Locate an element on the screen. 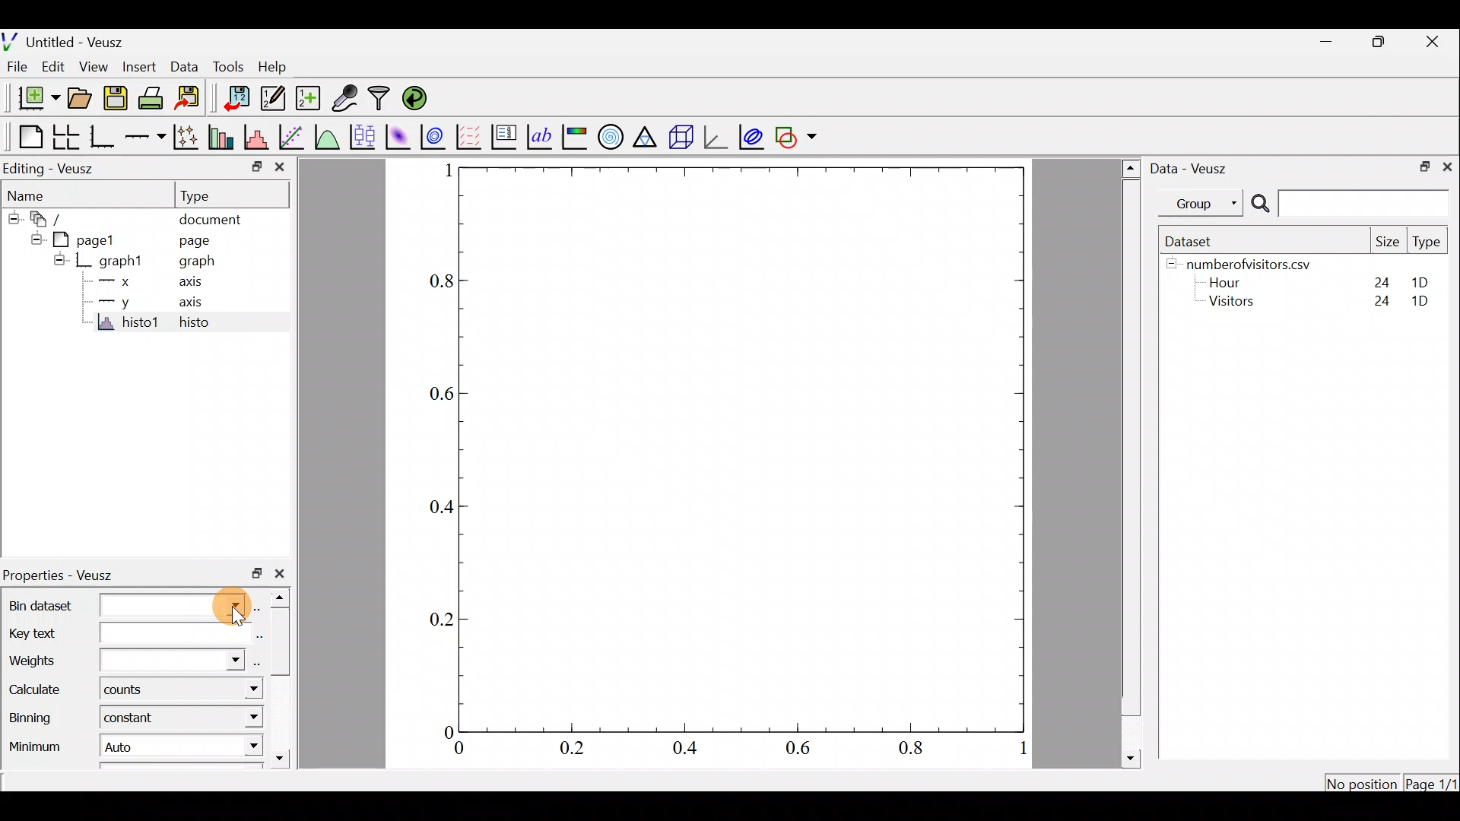  plot box plots is located at coordinates (365, 135).